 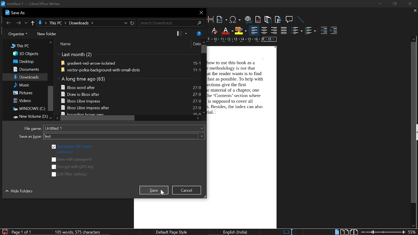 I want to click on move down, so click(x=204, y=112).